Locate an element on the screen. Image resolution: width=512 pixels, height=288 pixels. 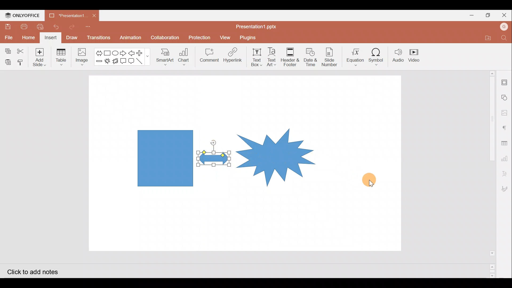
Text box is located at coordinates (258, 57).